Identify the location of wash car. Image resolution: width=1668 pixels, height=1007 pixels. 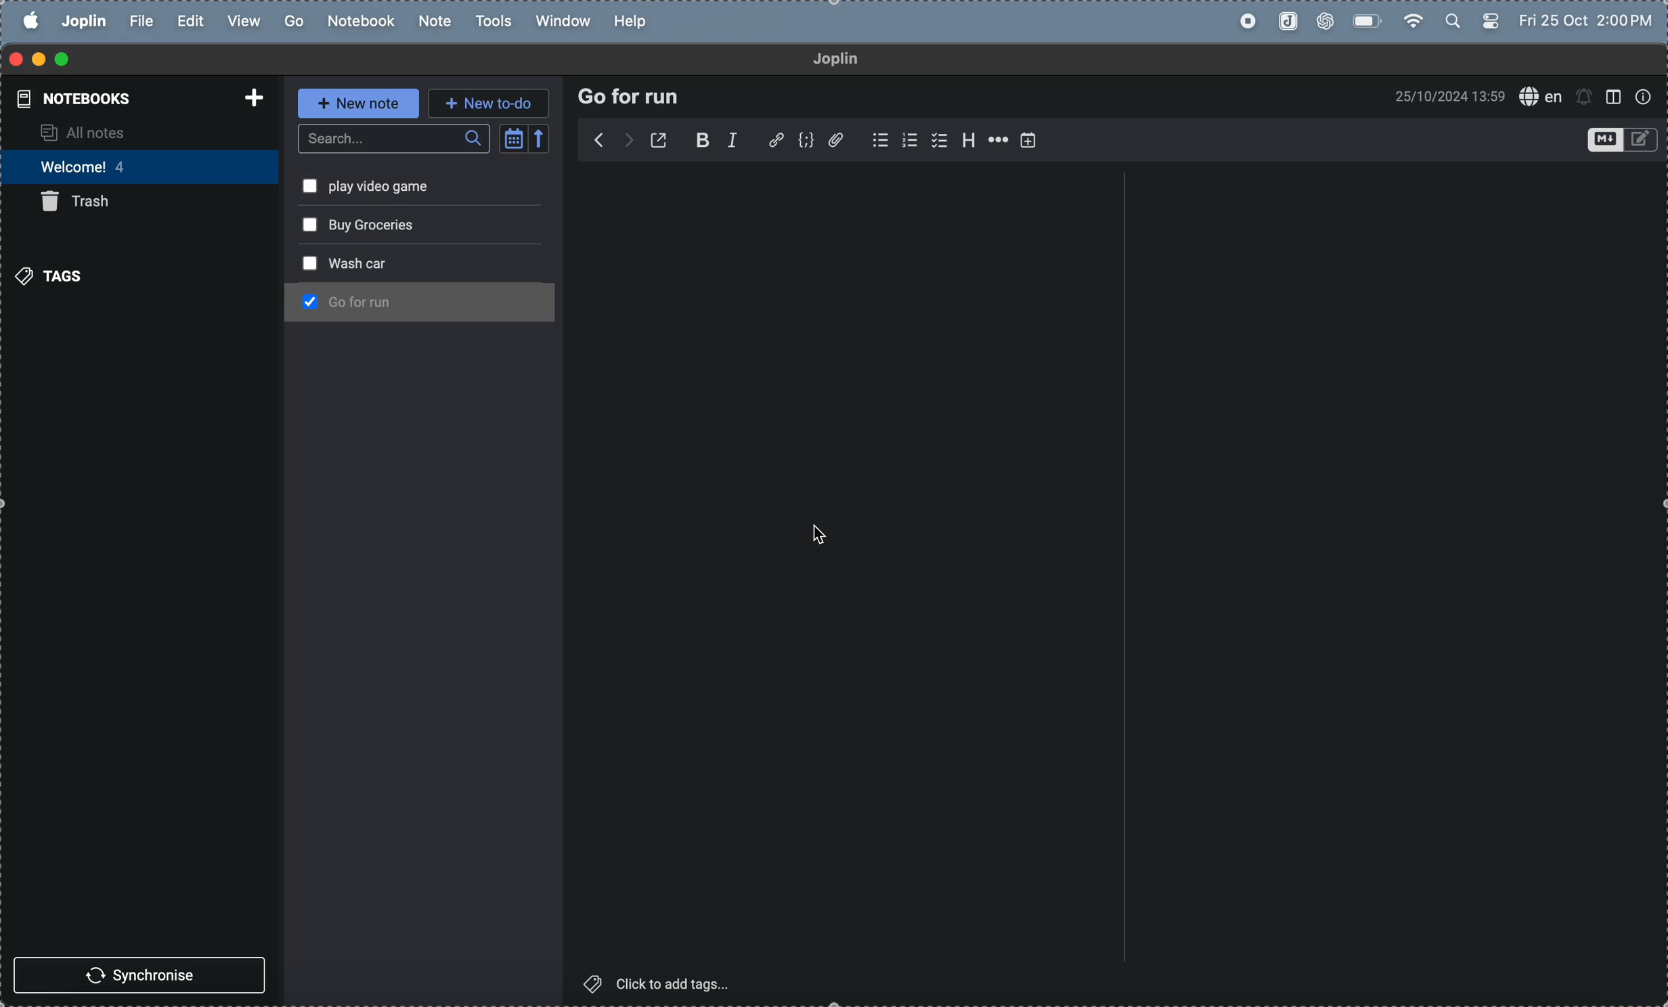
(390, 299).